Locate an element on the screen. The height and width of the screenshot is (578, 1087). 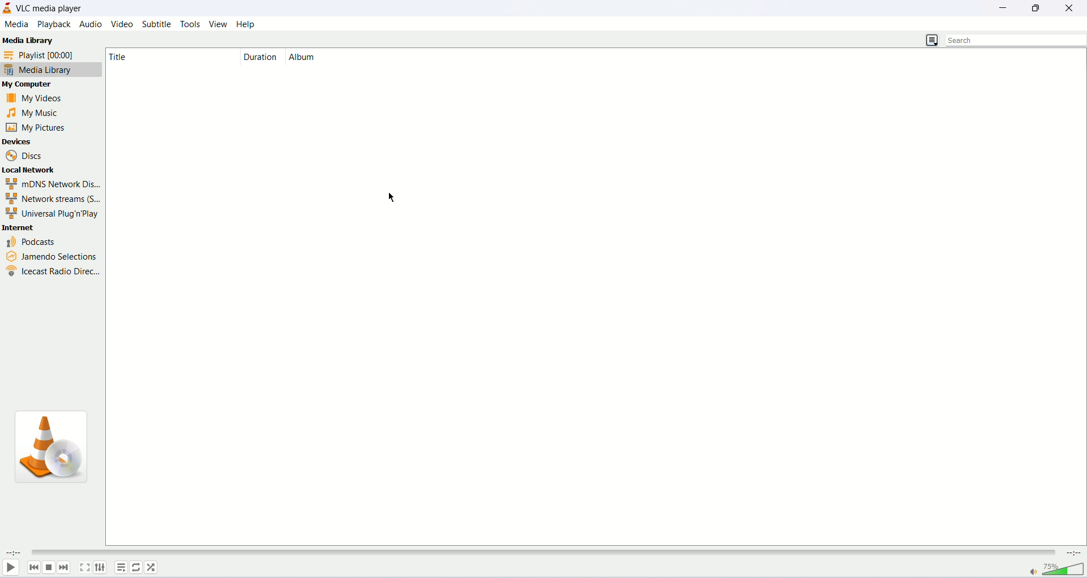
minimize is located at coordinates (1004, 10).